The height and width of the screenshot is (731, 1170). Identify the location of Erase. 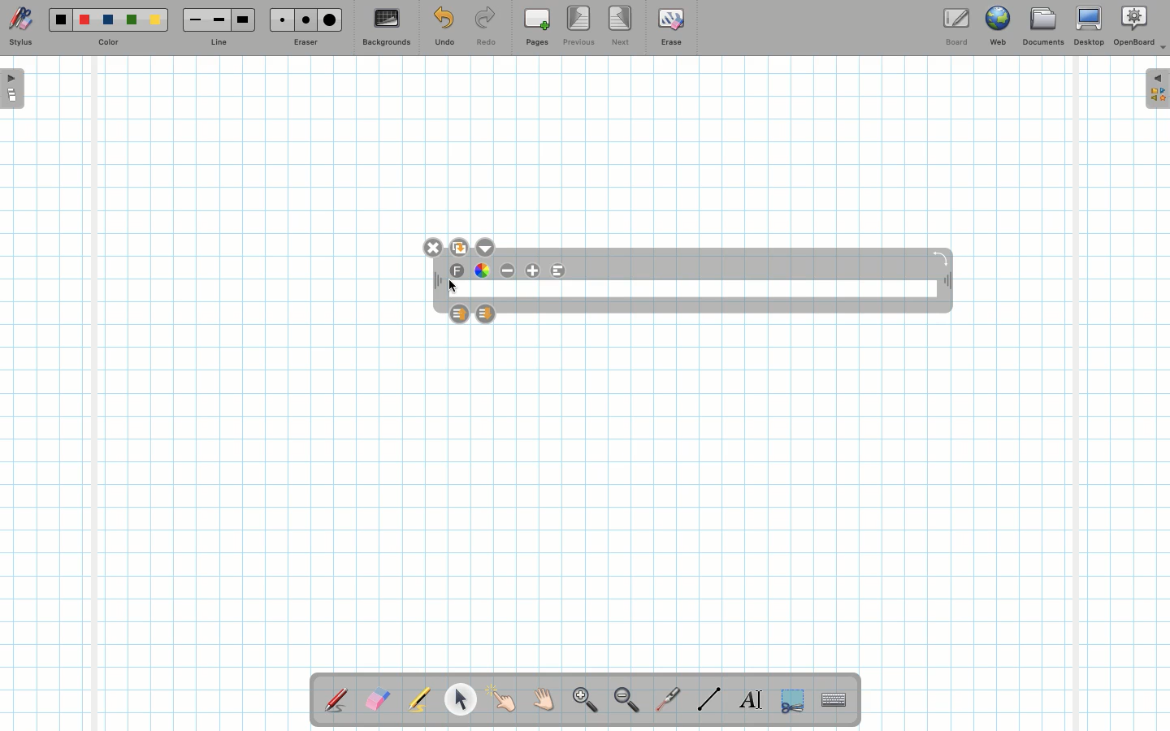
(670, 26).